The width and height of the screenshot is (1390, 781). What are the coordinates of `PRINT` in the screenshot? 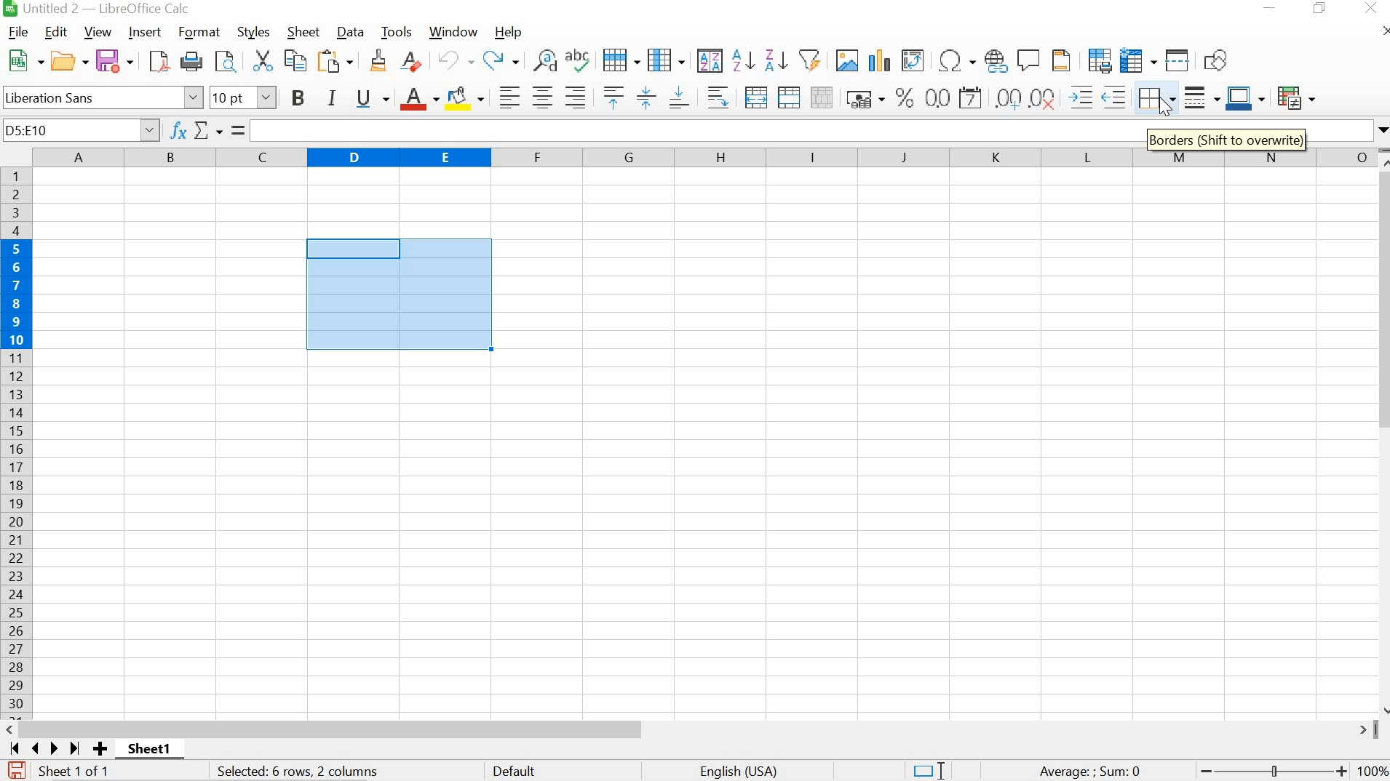 It's located at (193, 61).